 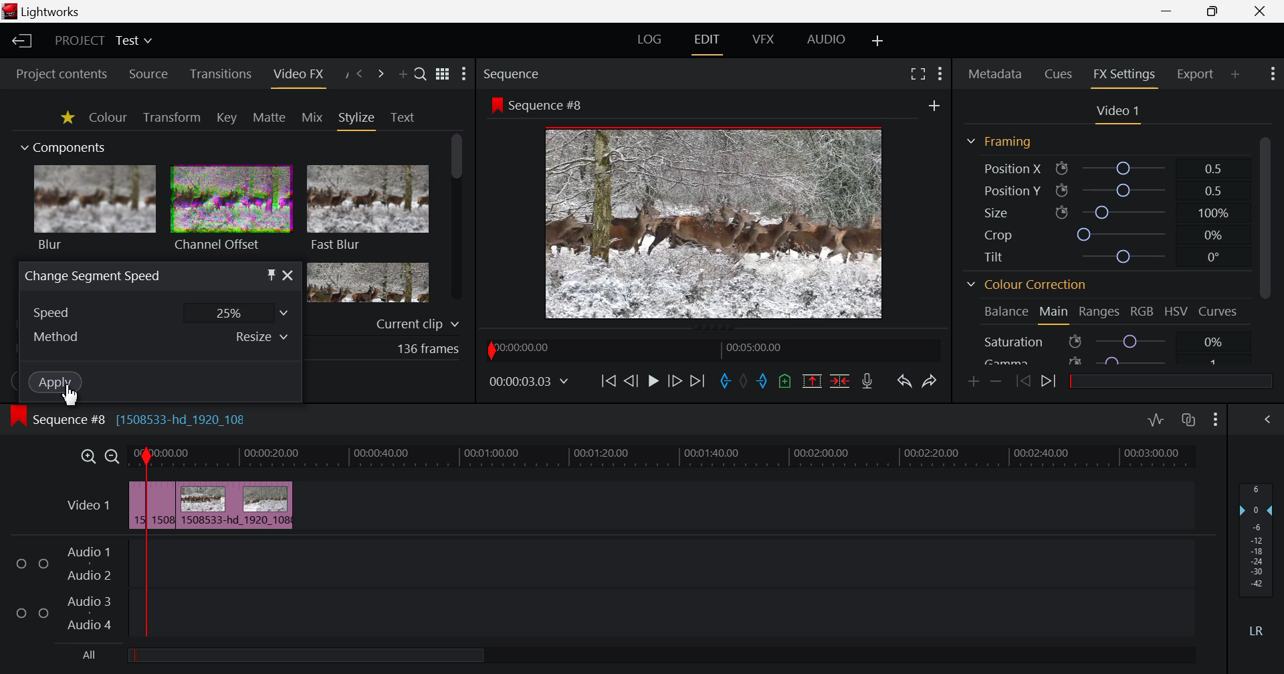 I want to click on Transitions, so click(x=220, y=75).